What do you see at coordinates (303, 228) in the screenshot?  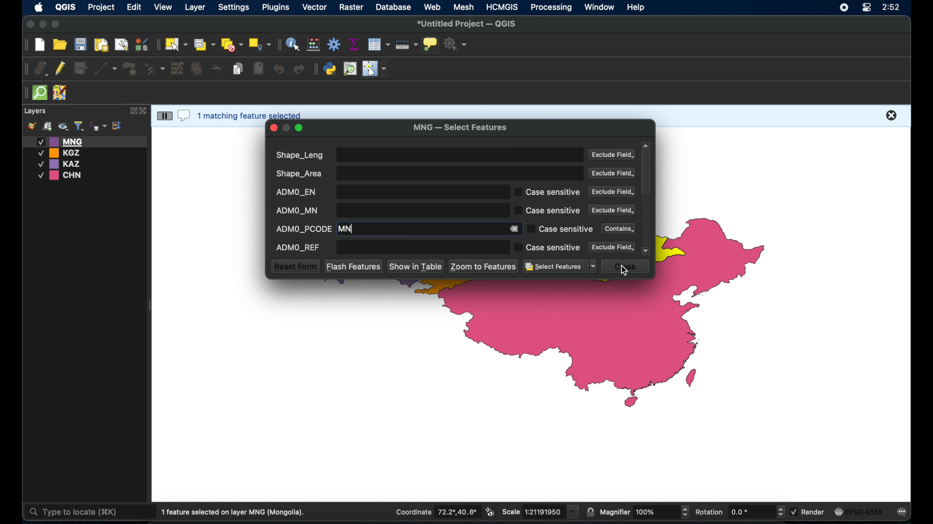 I see `ADMO_PCODE` at bounding box center [303, 228].